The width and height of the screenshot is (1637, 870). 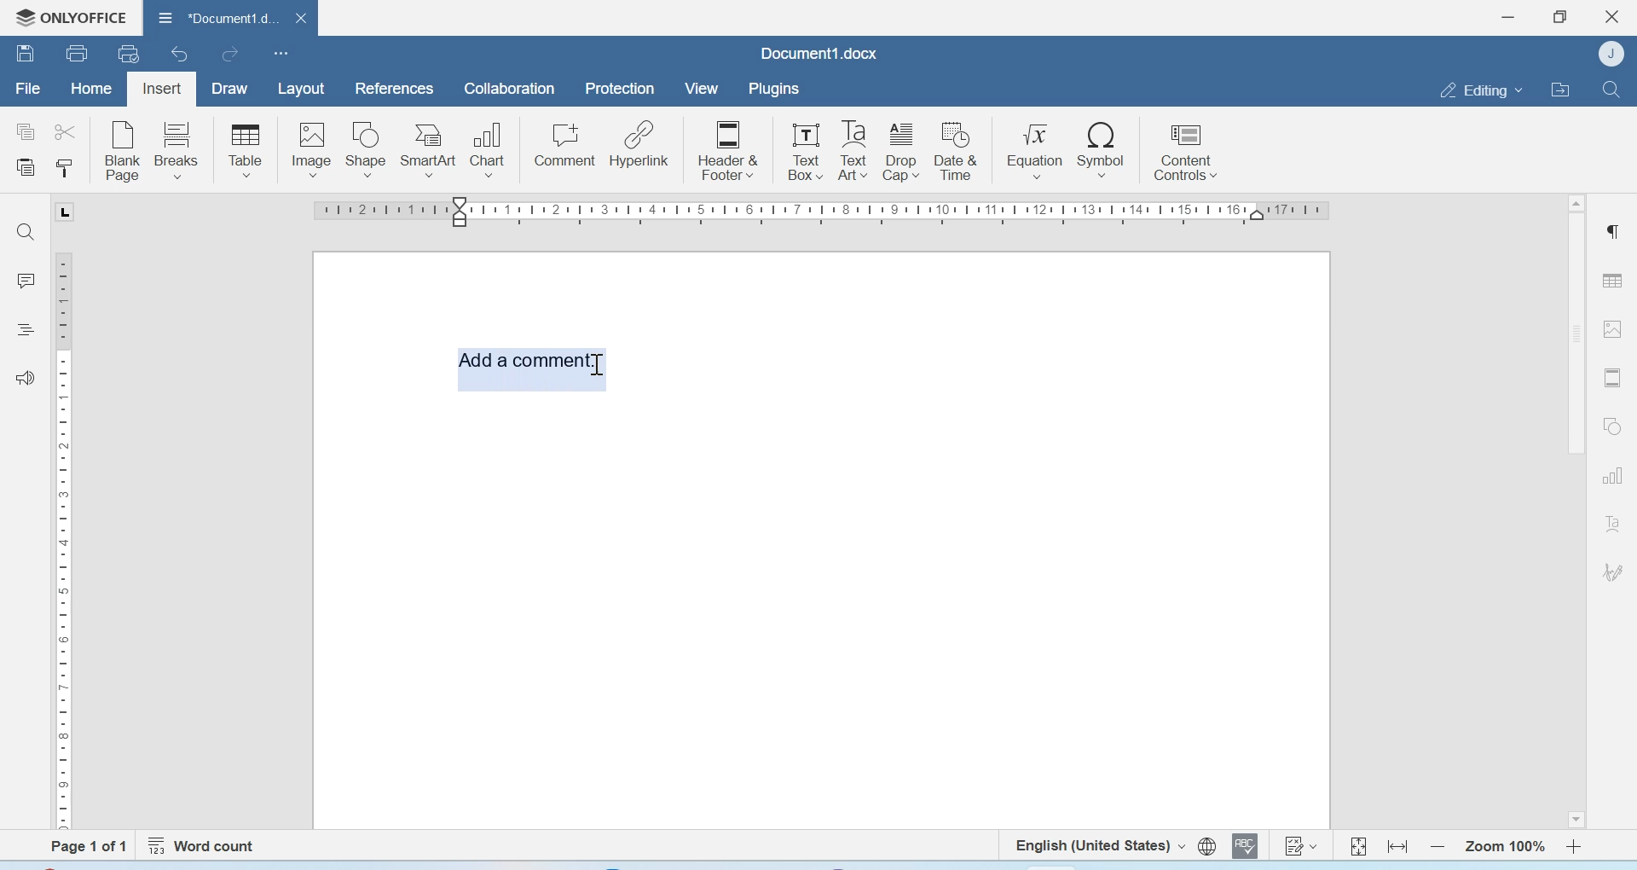 I want to click on breaks, so click(x=177, y=148).